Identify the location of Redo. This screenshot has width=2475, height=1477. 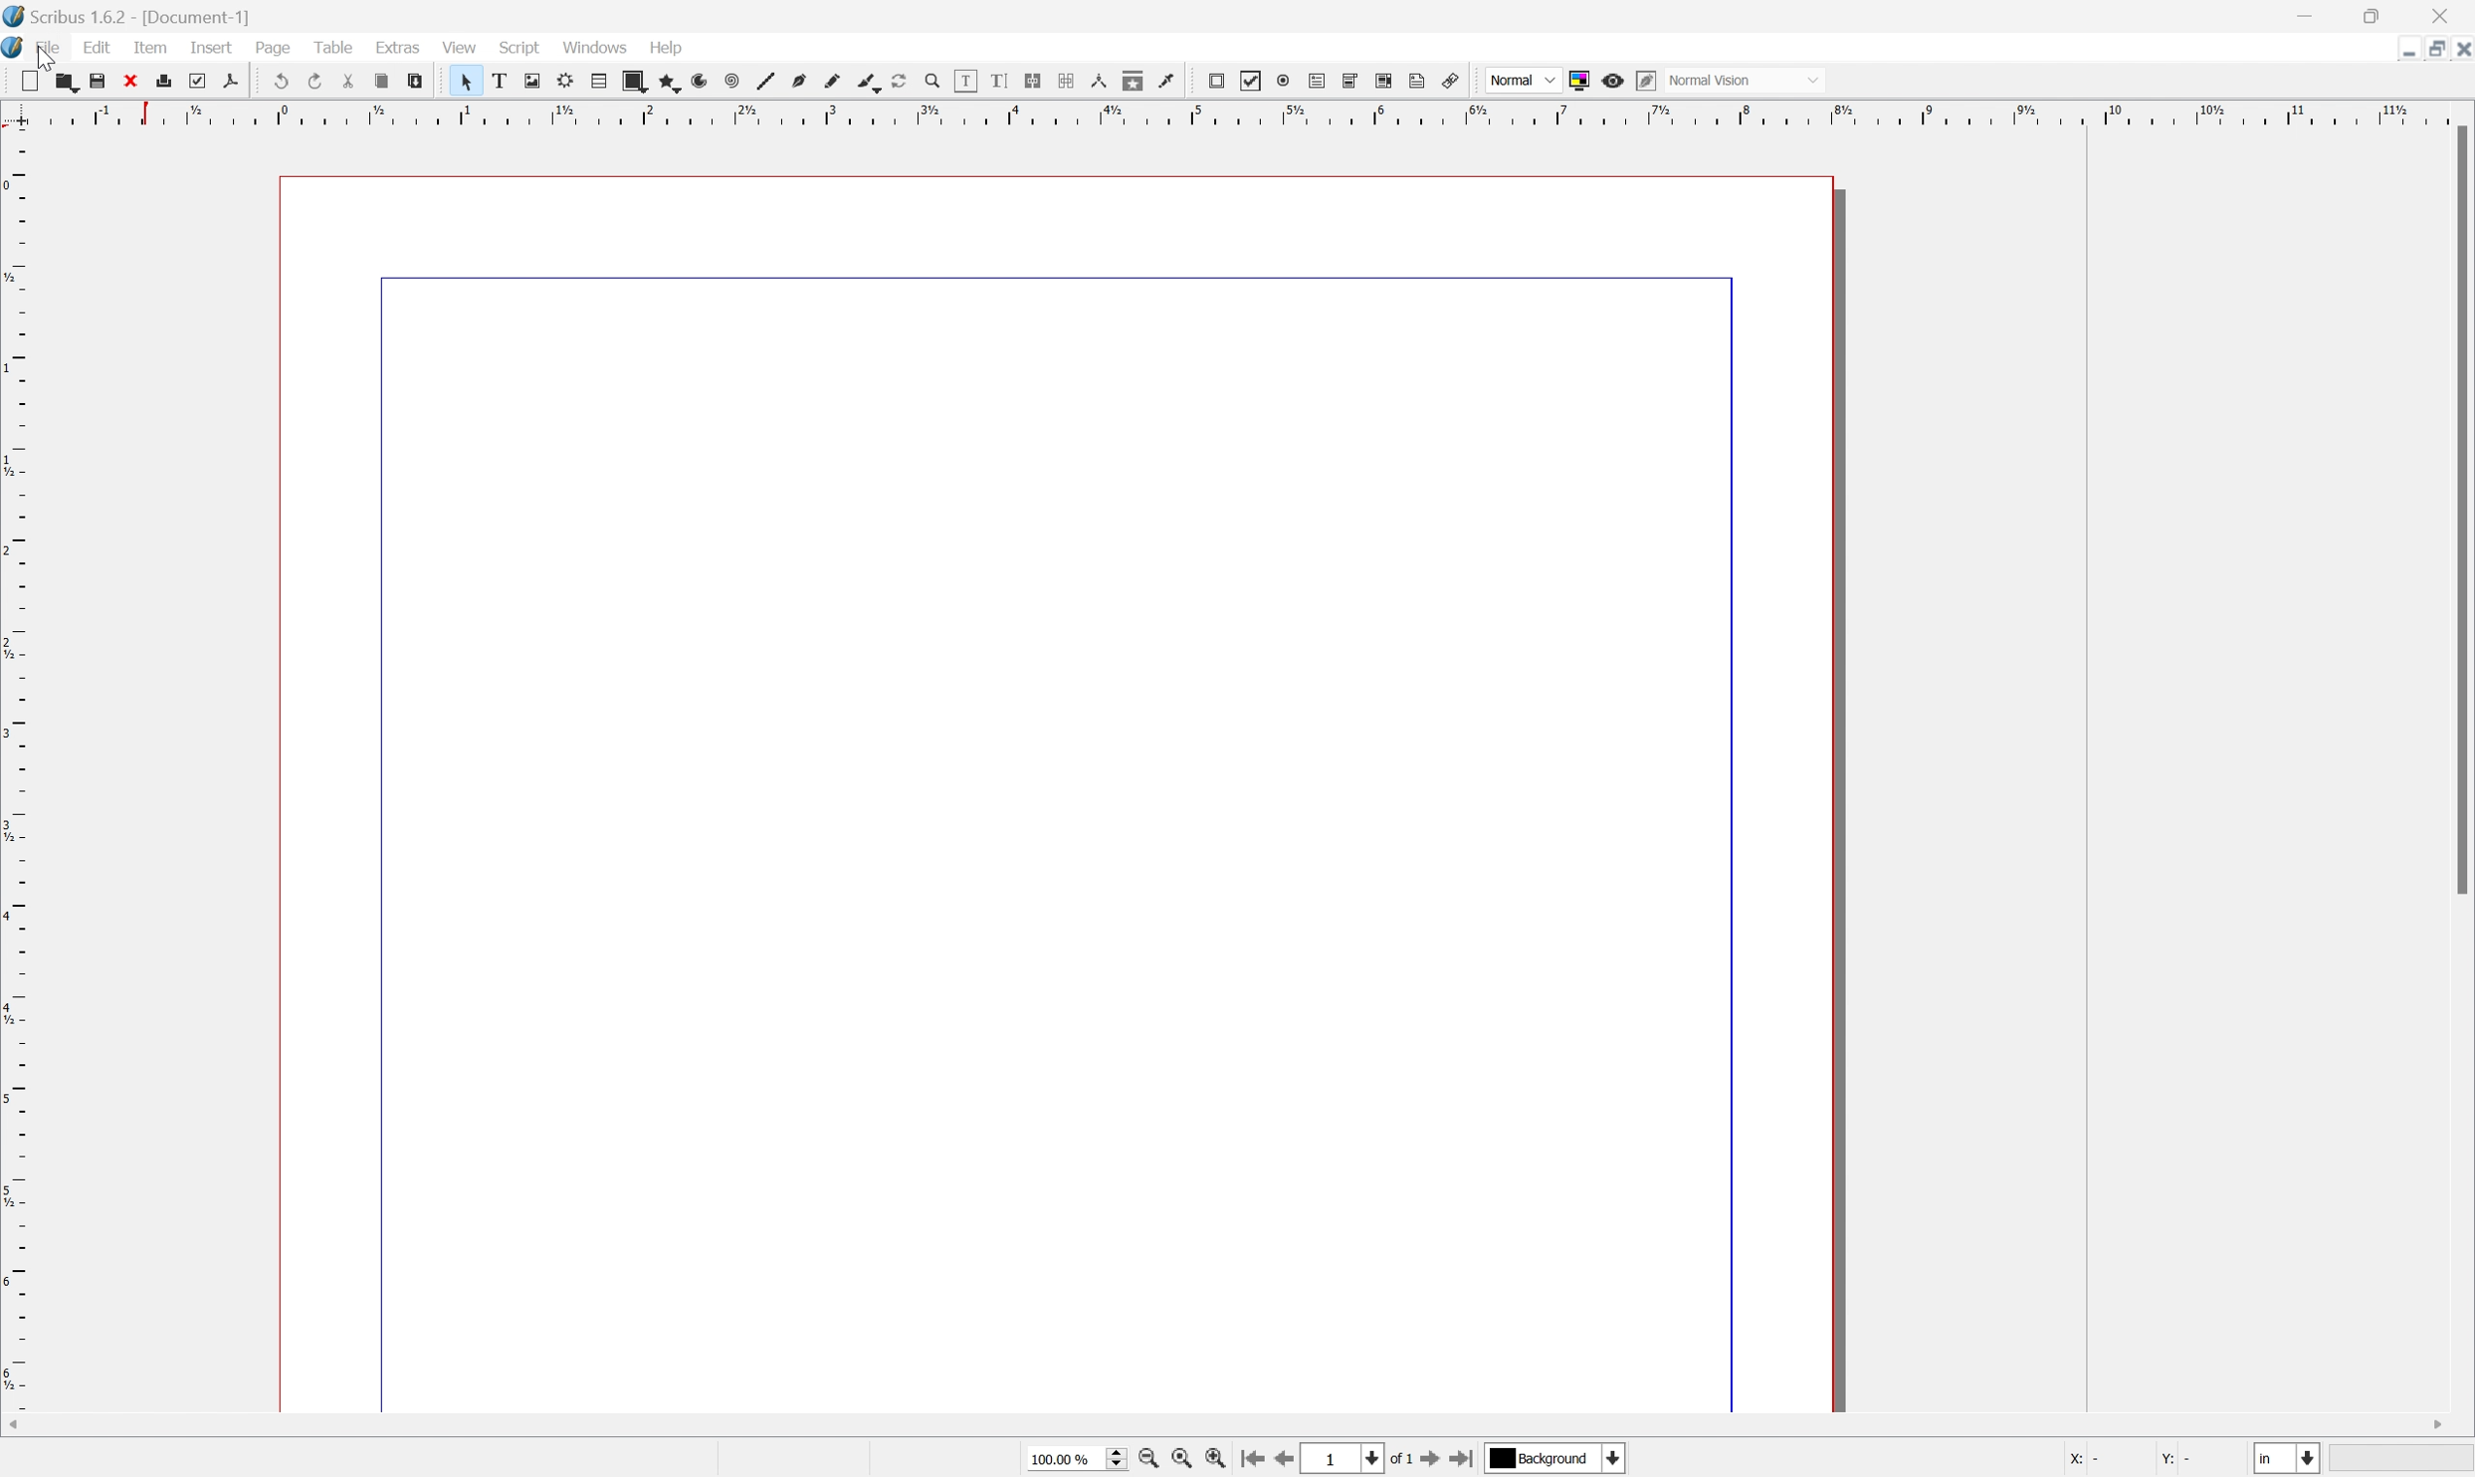
(315, 82).